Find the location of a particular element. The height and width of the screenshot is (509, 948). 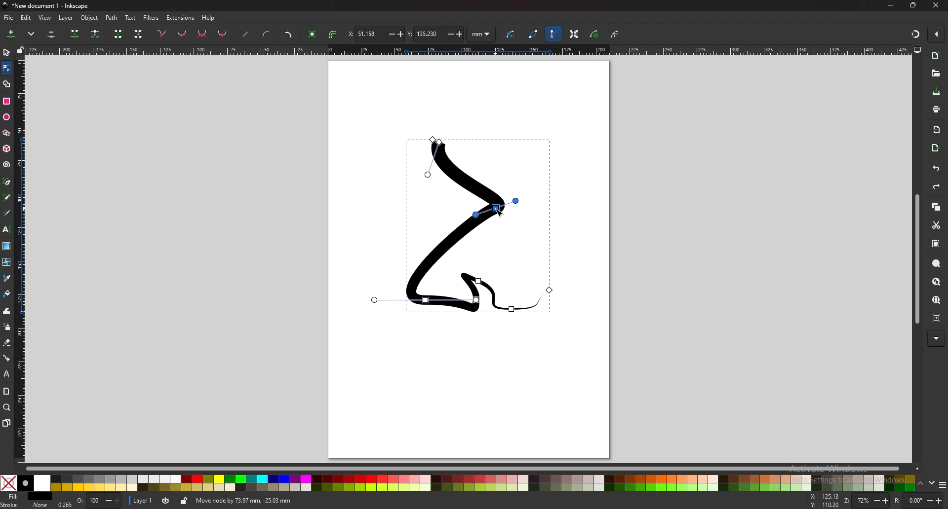

join endnotes with new segment is located at coordinates (118, 35).